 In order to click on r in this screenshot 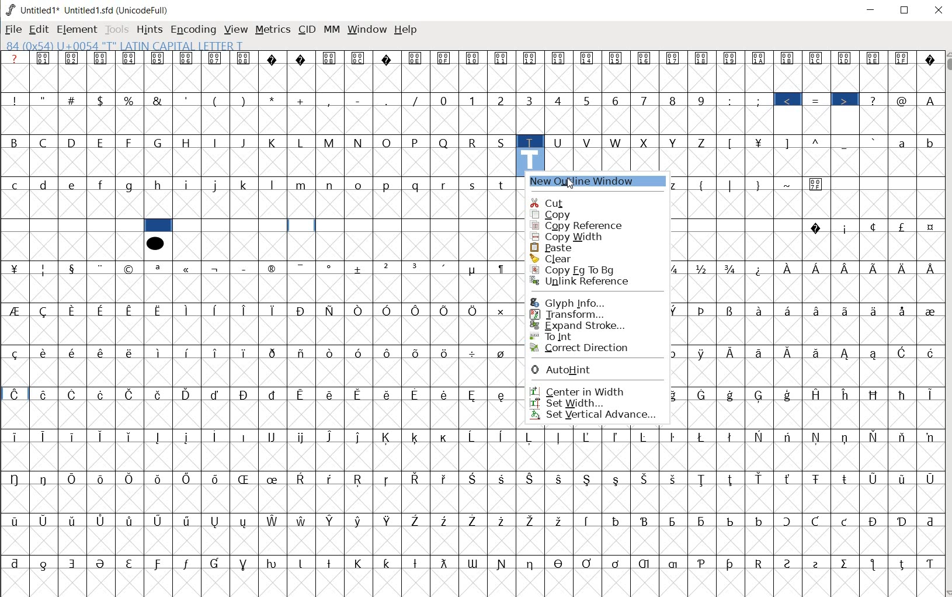, I will do `click(444, 184)`.